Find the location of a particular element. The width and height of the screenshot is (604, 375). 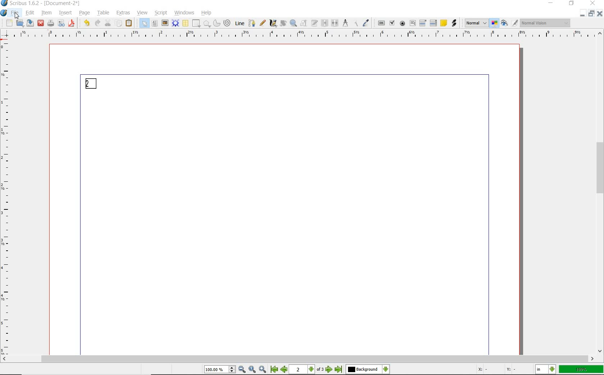

Last Page is located at coordinates (339, 370).